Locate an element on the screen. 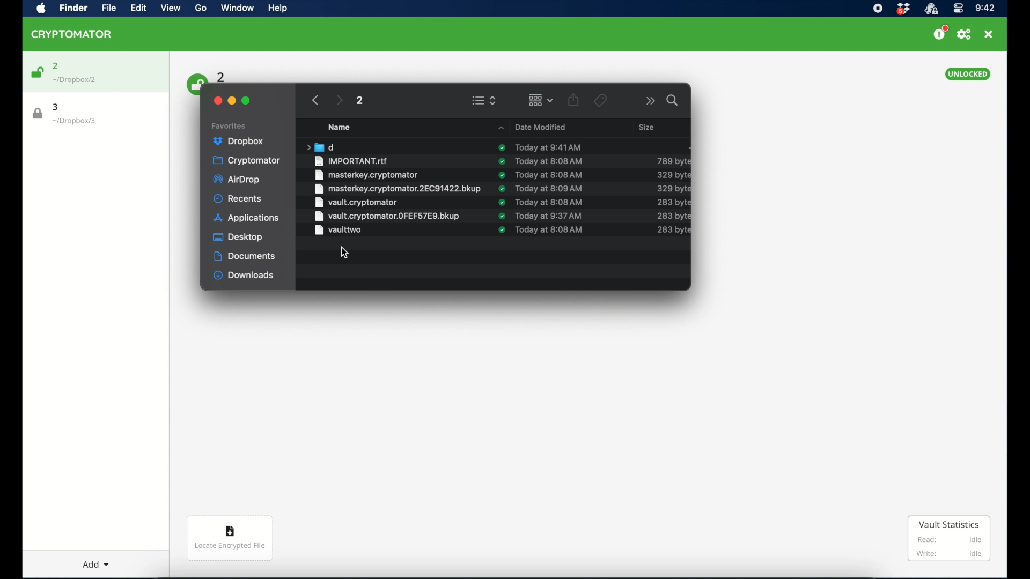  control  center is located at coordinates (958, 9).